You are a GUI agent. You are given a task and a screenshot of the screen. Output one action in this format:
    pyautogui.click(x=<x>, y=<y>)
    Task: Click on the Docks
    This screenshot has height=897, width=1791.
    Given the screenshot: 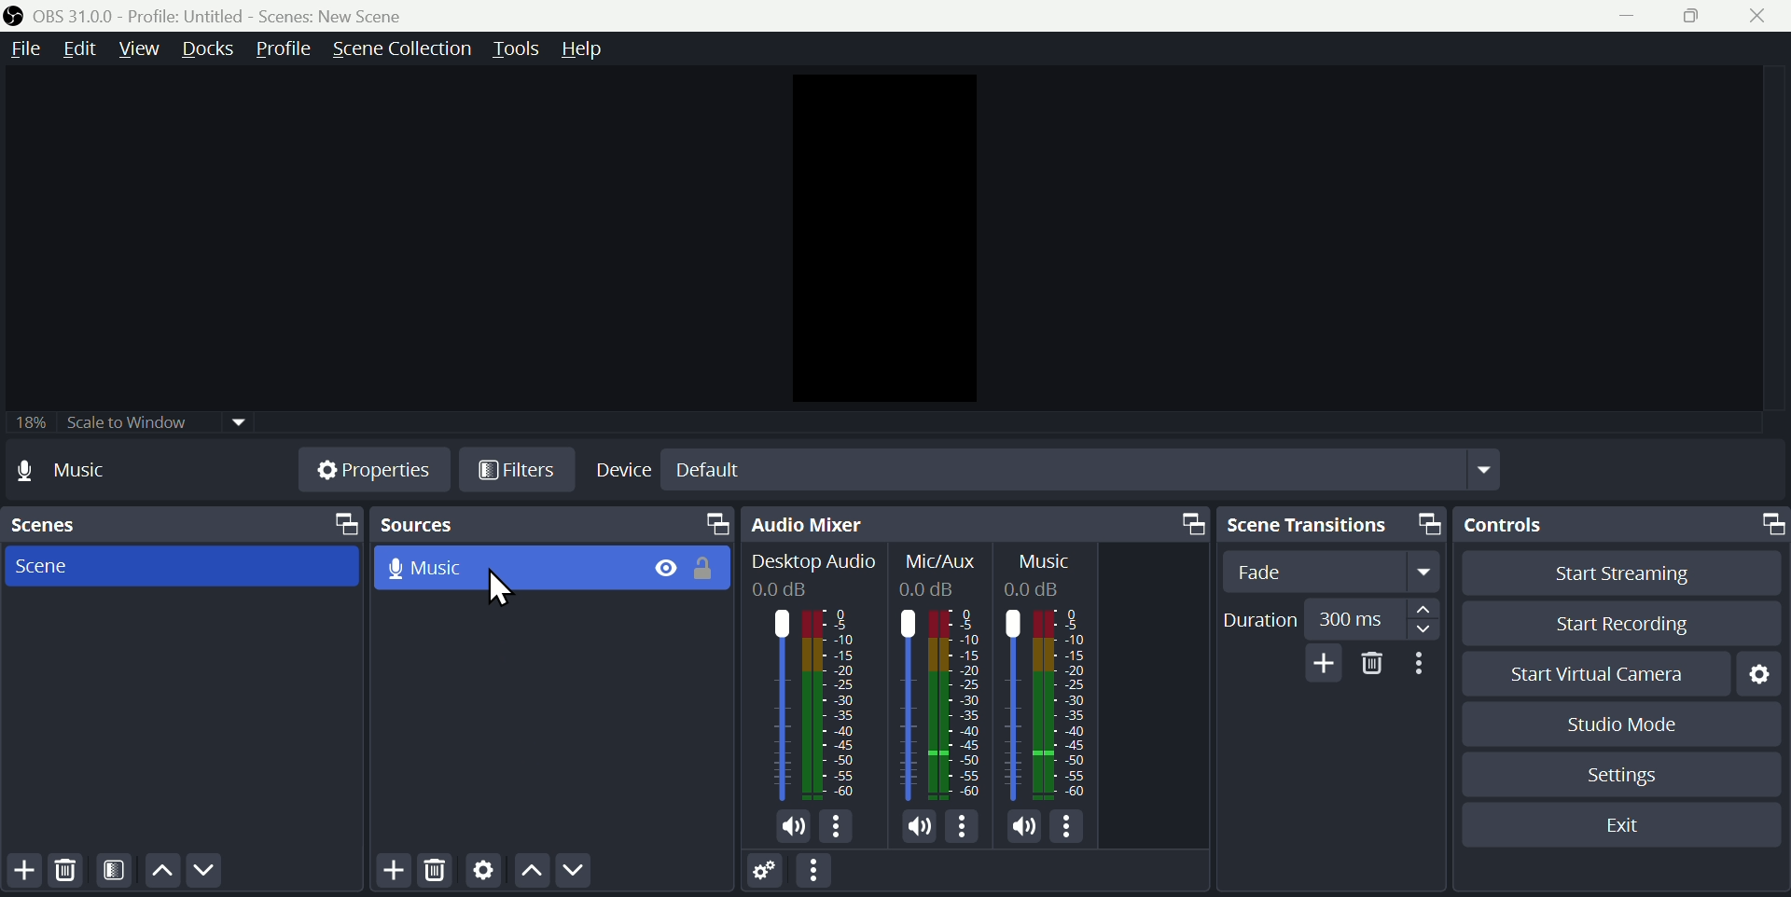 What is the action you would take?
    pyautogui.click(x=206, y=48)
    